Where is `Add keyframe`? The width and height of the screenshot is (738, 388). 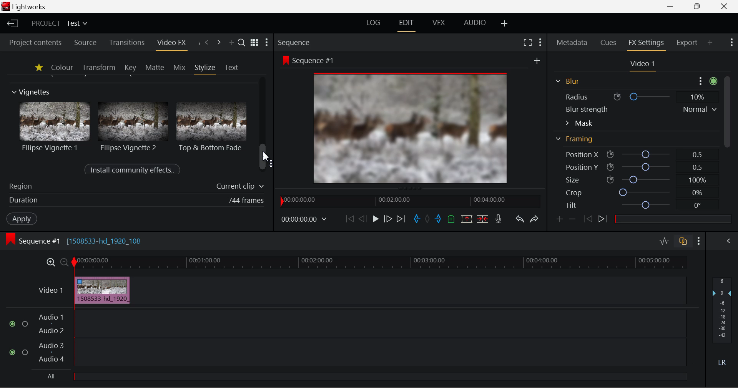
Add keyframe is located at coordinates (559, 219).